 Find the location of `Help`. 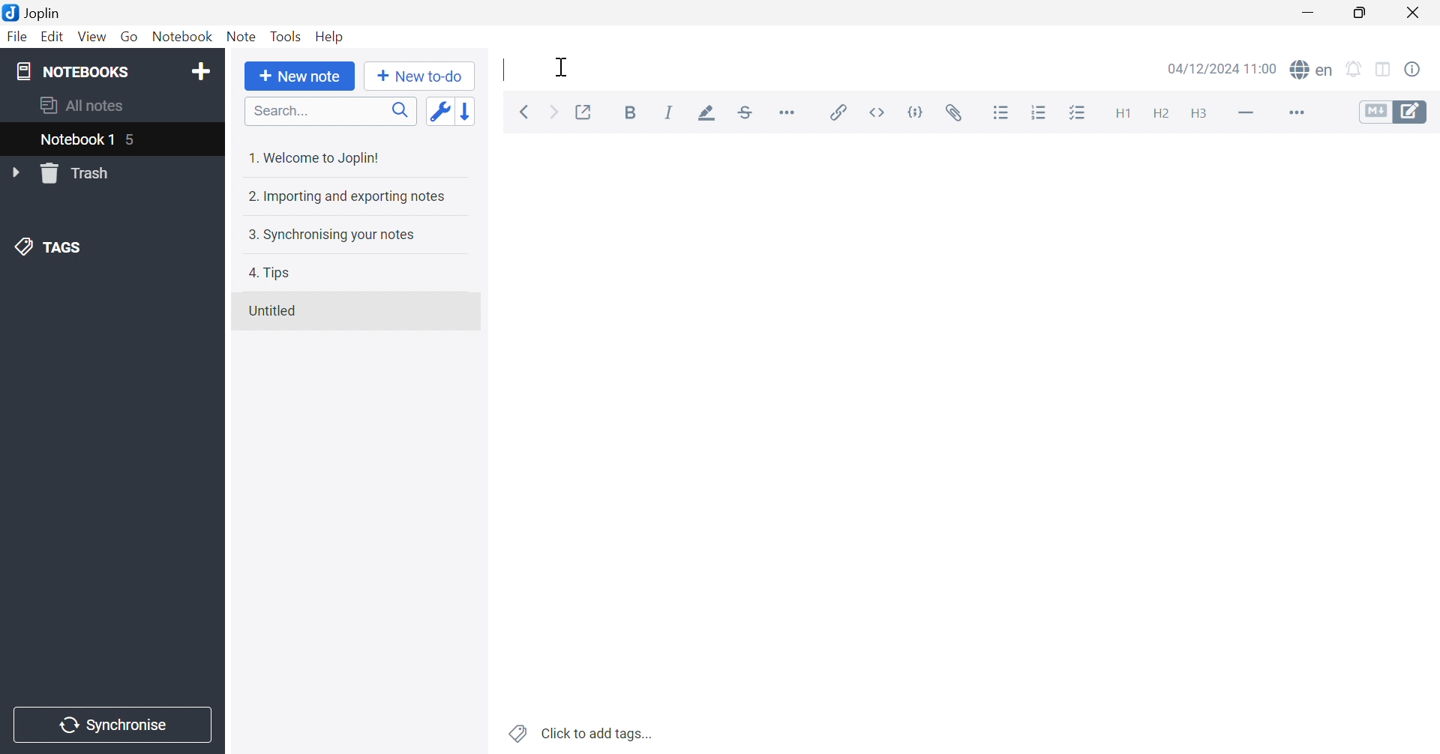

Help is located at coordinates (331, 36).